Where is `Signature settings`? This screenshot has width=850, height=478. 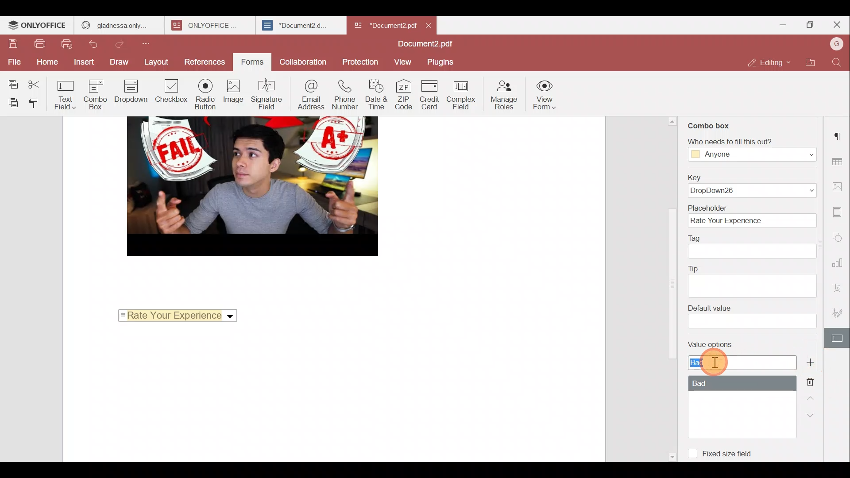
Signature settings is located at coordinates (839, 311).